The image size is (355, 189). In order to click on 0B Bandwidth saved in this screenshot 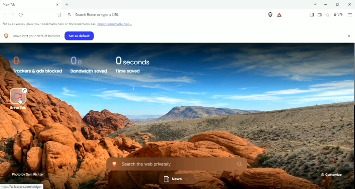, I will do `click(89, 64)`.